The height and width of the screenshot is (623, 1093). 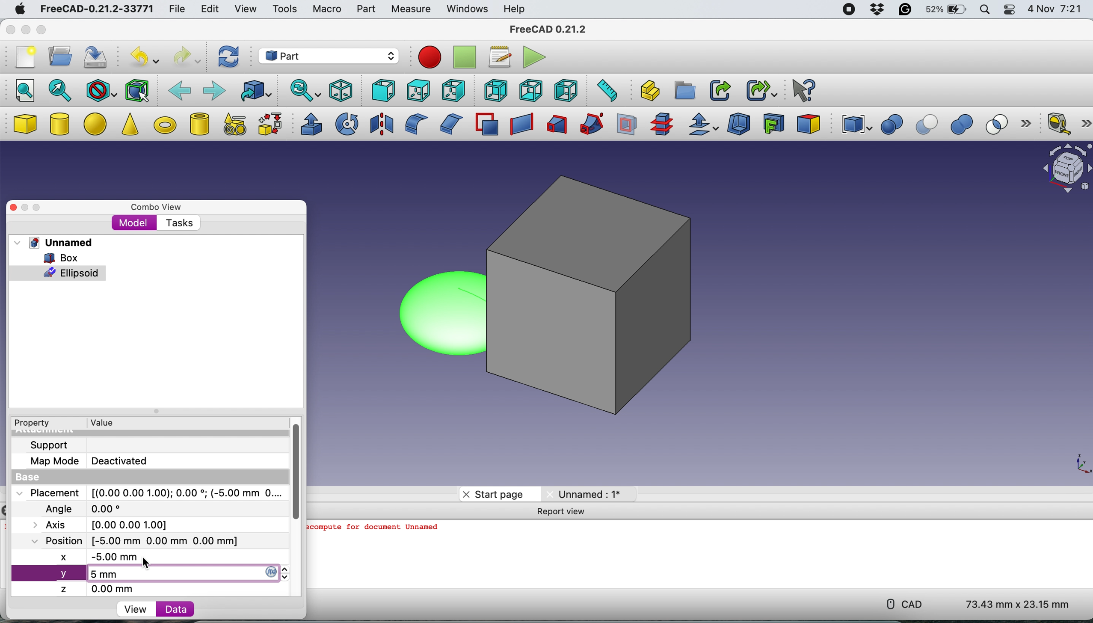 I want to click on rear, so click(x=494, y=90).